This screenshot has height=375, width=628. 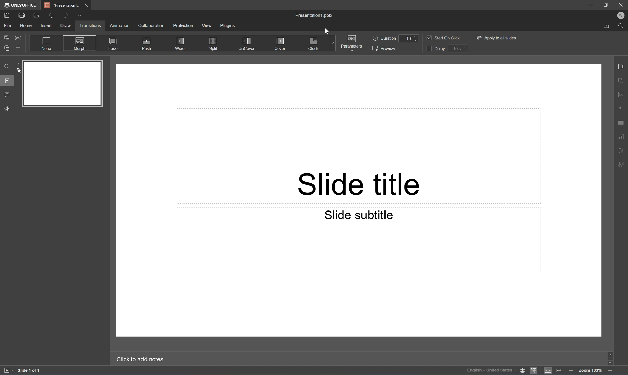 I want to click on Find, so click(x=622, y=26).